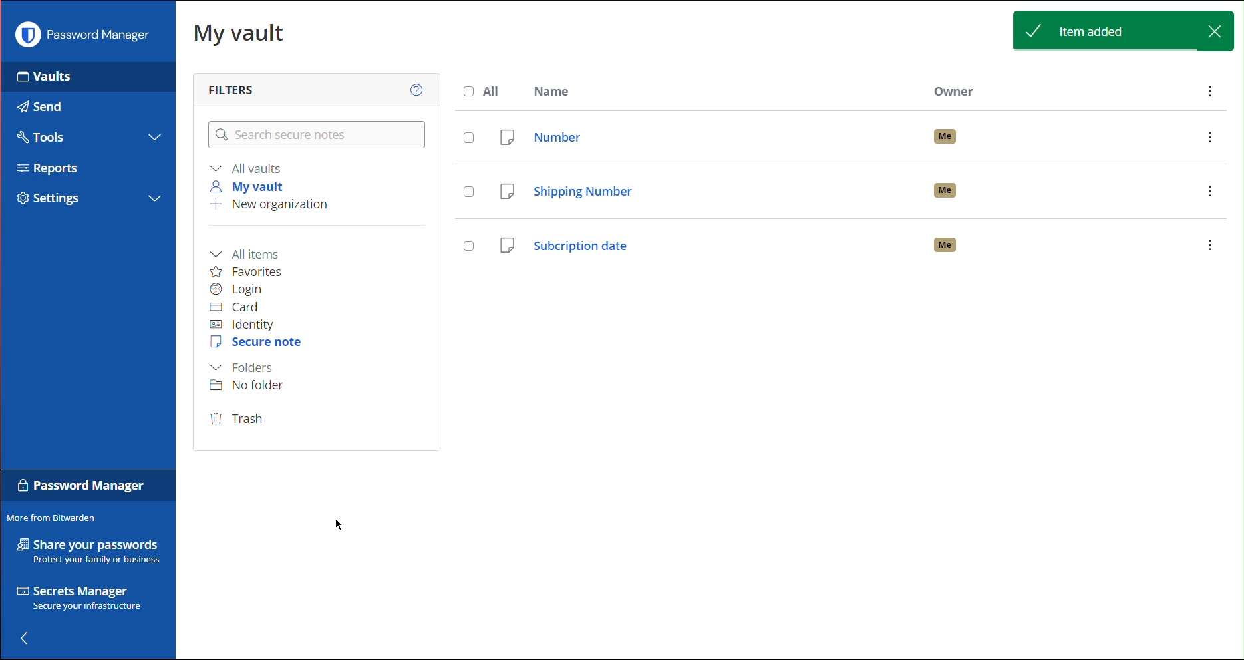  I want to click on Subscription Date, so click(849, 250).